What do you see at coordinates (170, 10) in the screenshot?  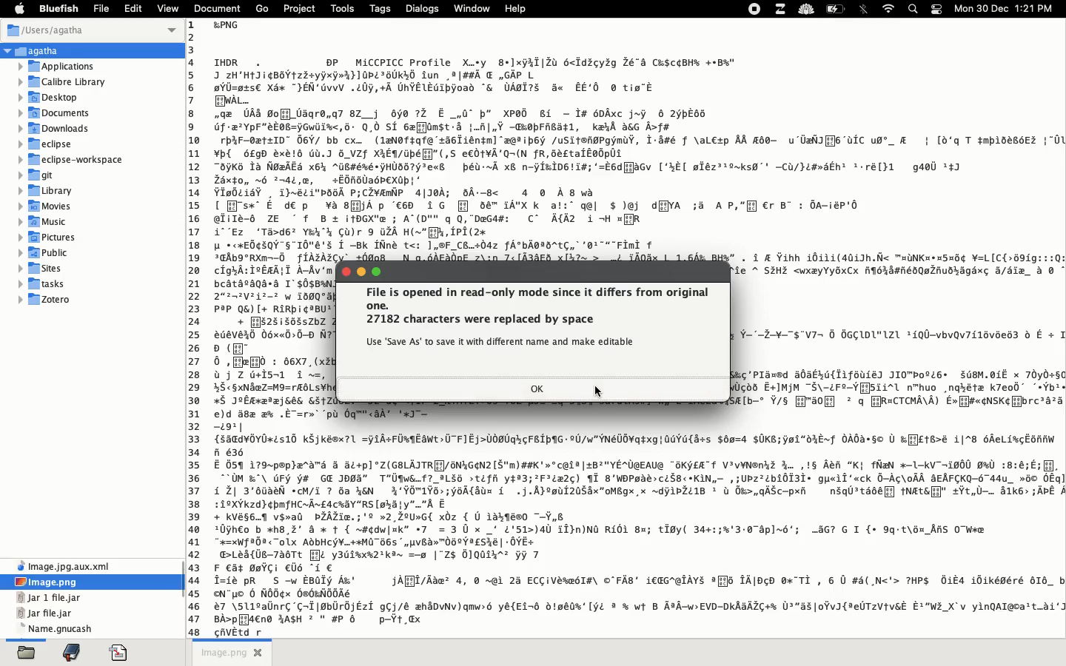 I see `view` at bounding box center [170, 10].